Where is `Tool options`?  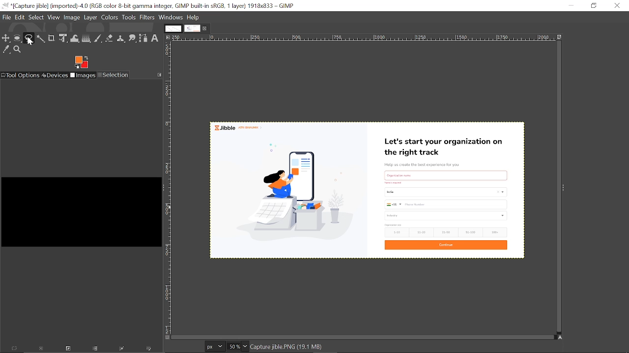 Tool options is located at coordinates (21, 75).